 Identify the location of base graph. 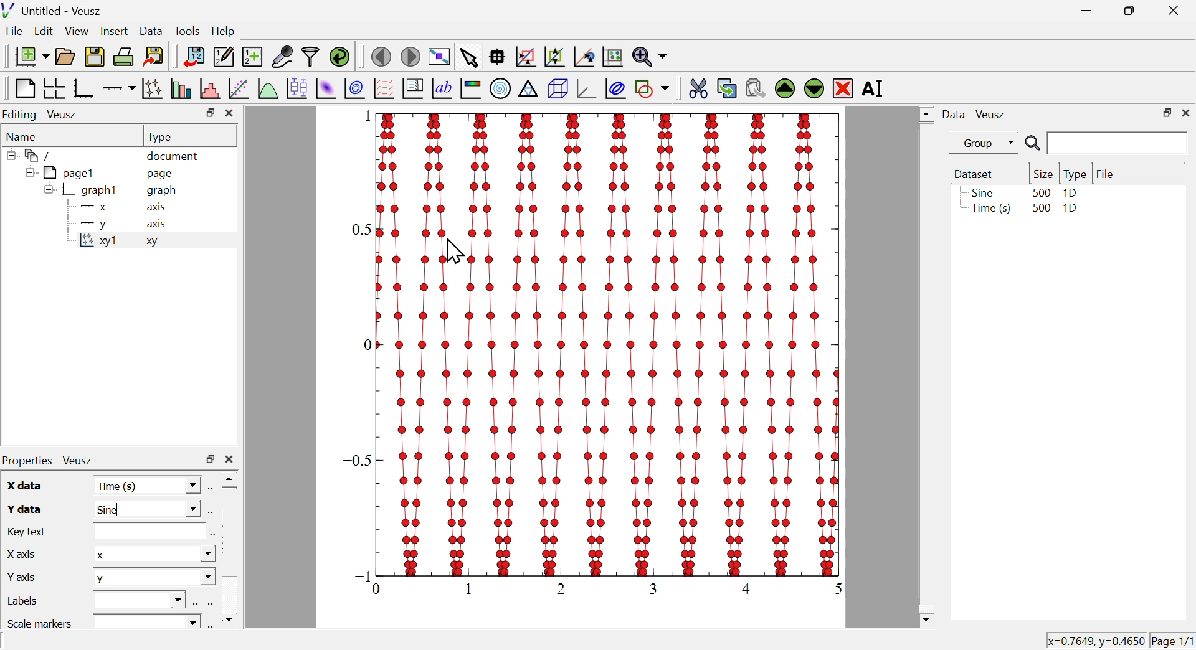
(84, 88).